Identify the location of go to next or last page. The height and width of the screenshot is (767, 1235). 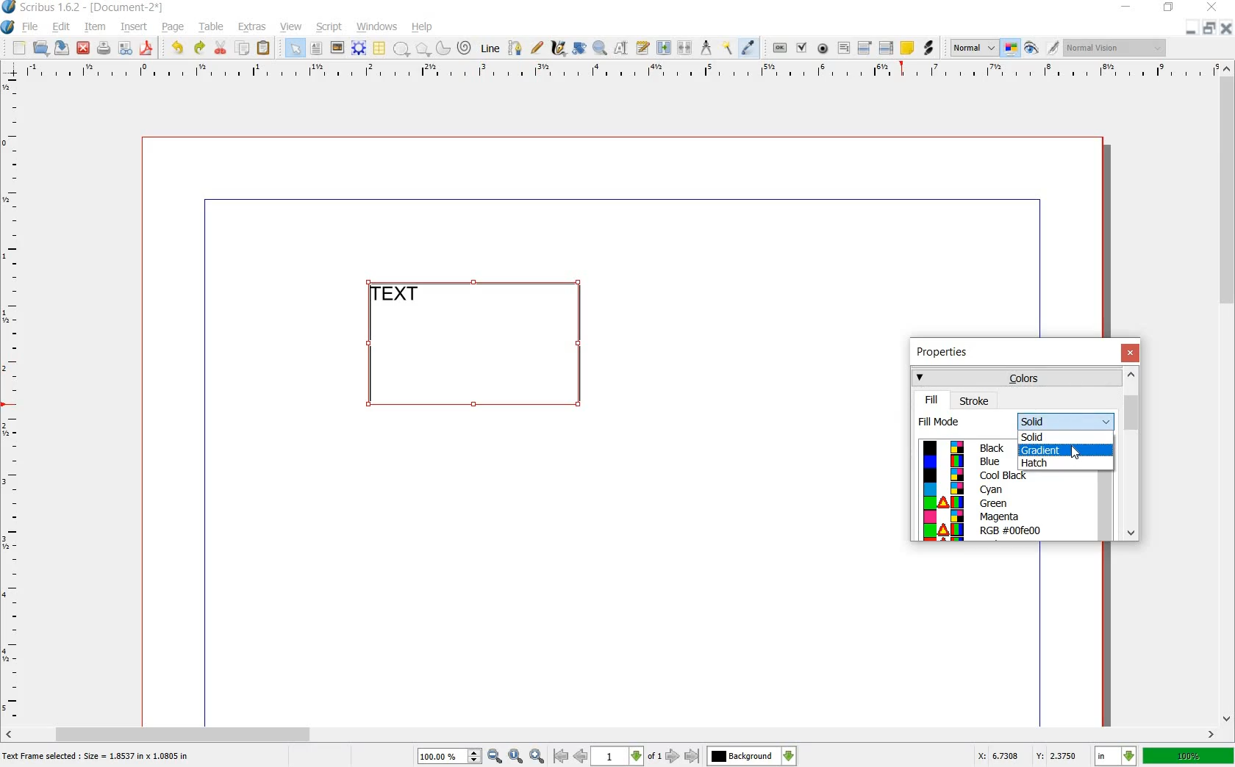
(681, 757).